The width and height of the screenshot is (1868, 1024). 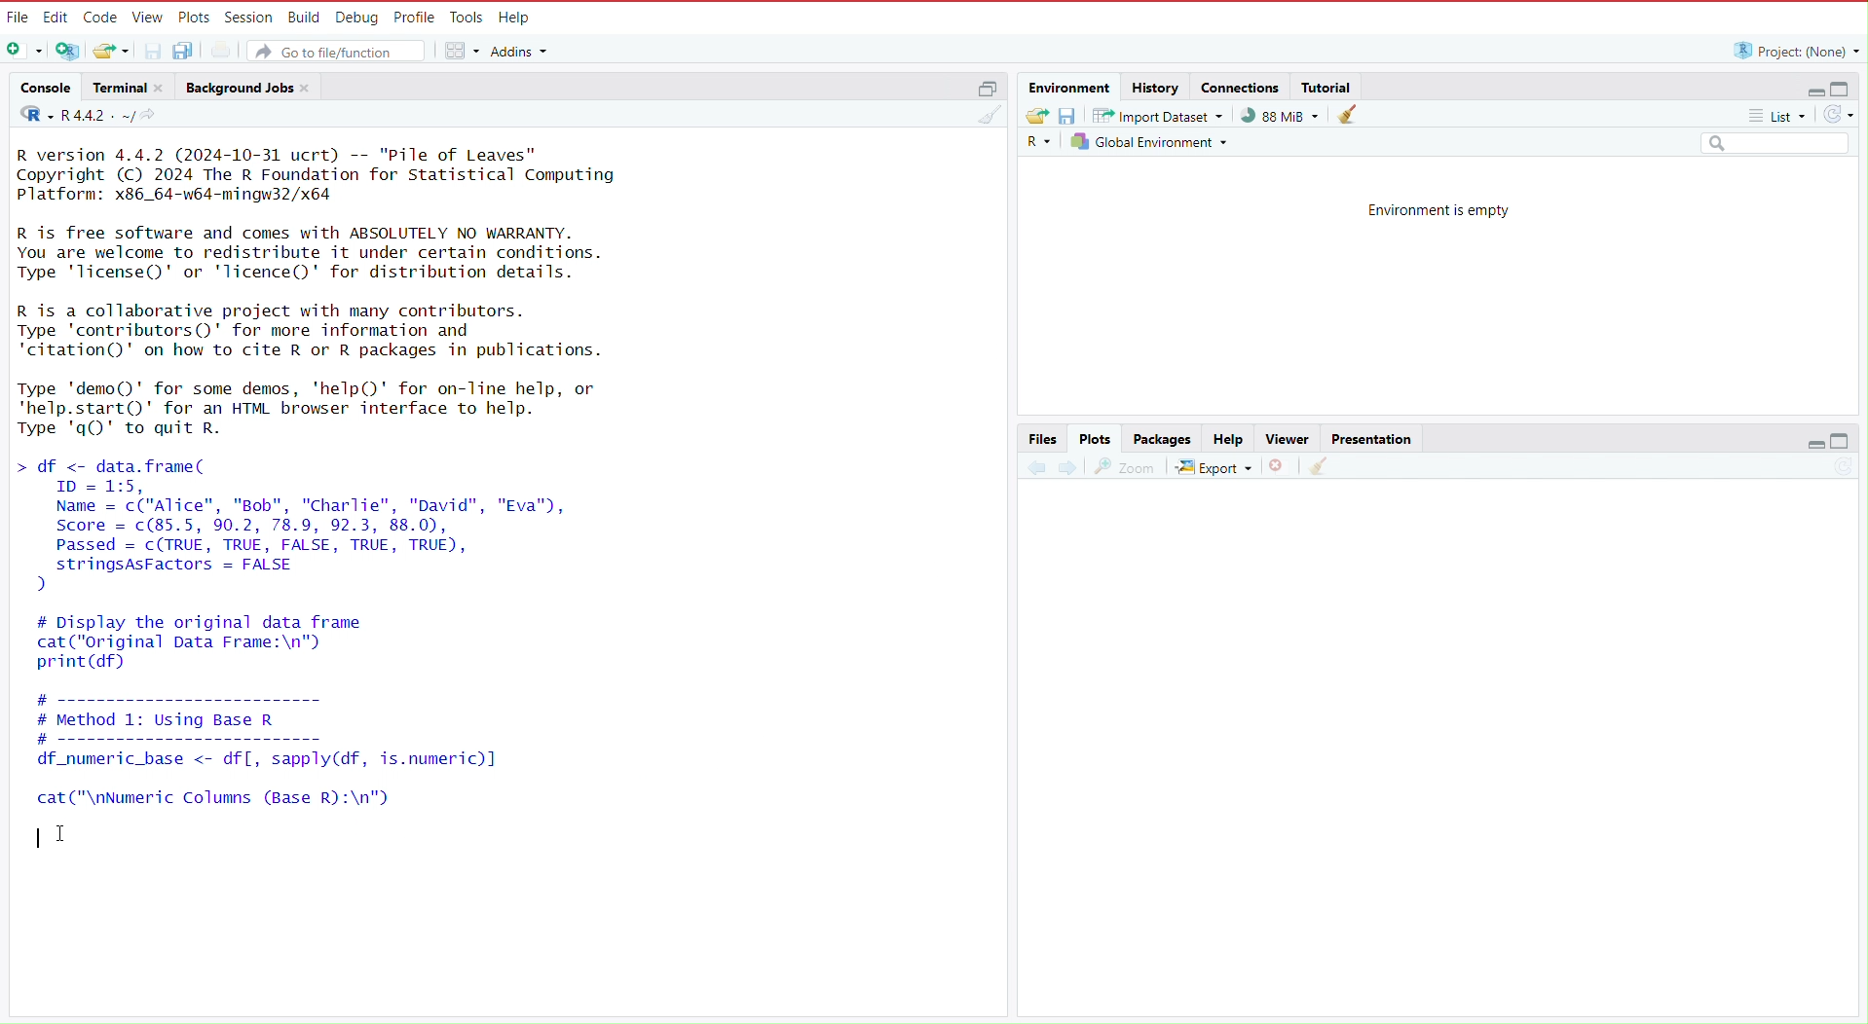 I want to click on view the current working directory, so click(x=153, y=115).